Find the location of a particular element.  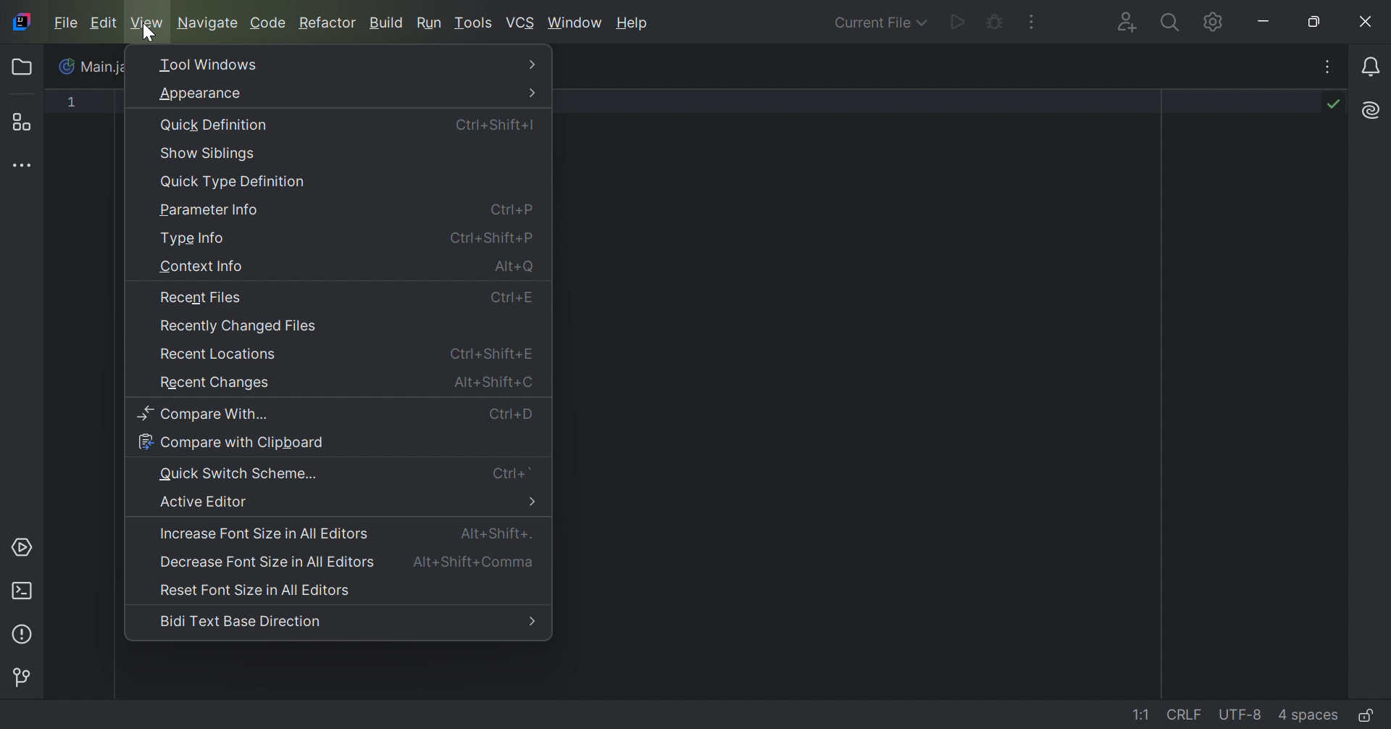

Ctrl+D is located at coordinates (511, 415).